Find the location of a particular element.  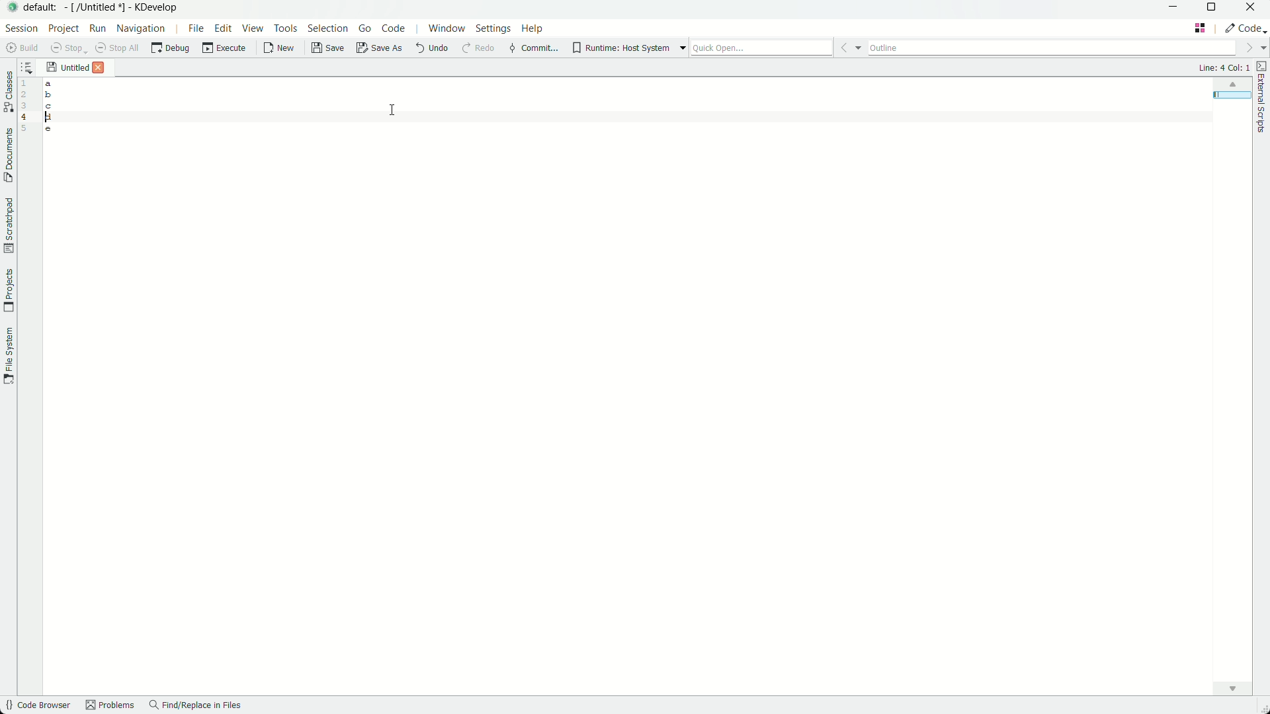

d is located at coordinates (49, 119).